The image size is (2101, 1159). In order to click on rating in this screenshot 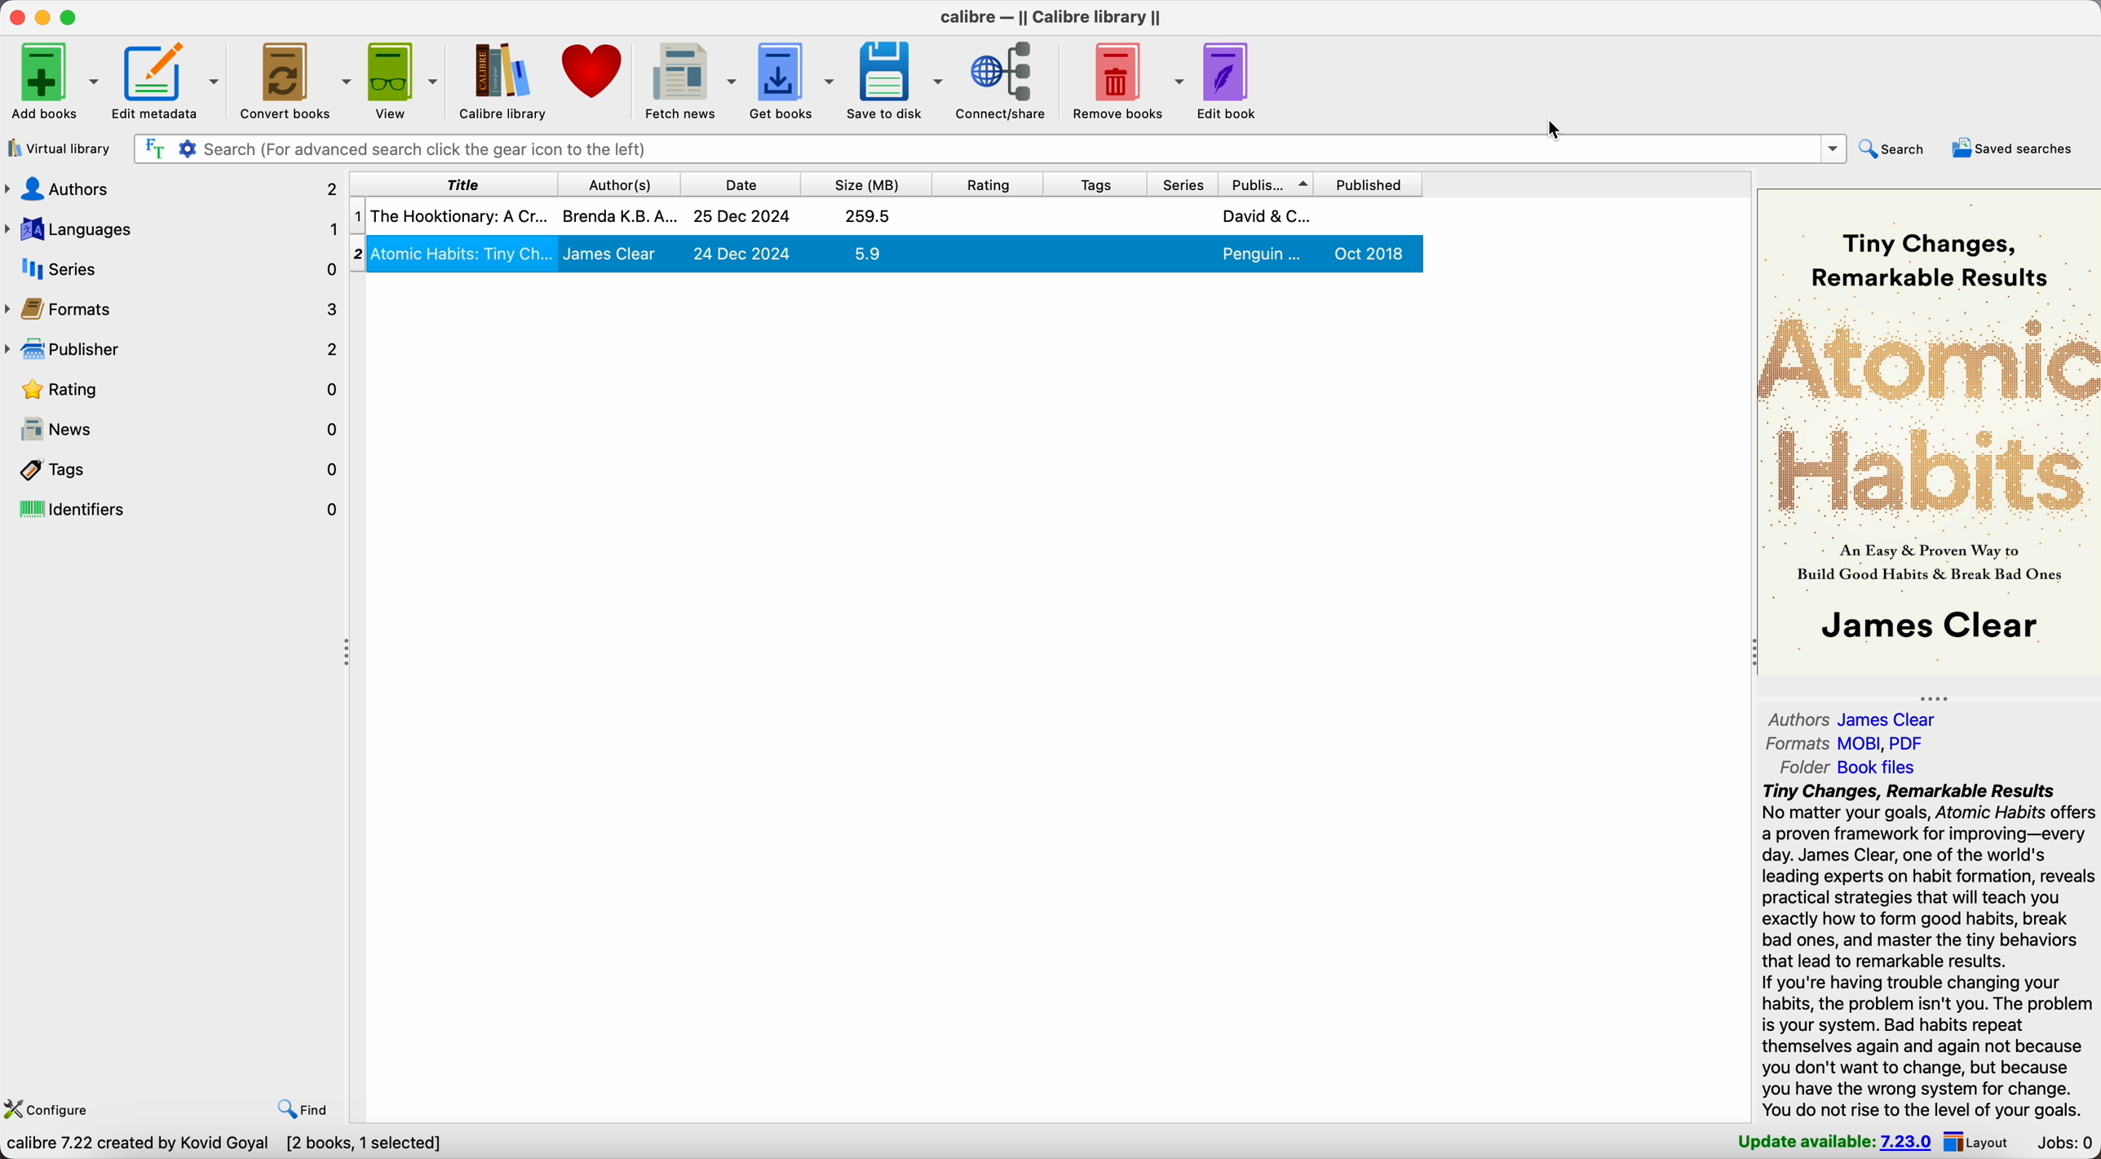, I will do `click(986, 182)`.